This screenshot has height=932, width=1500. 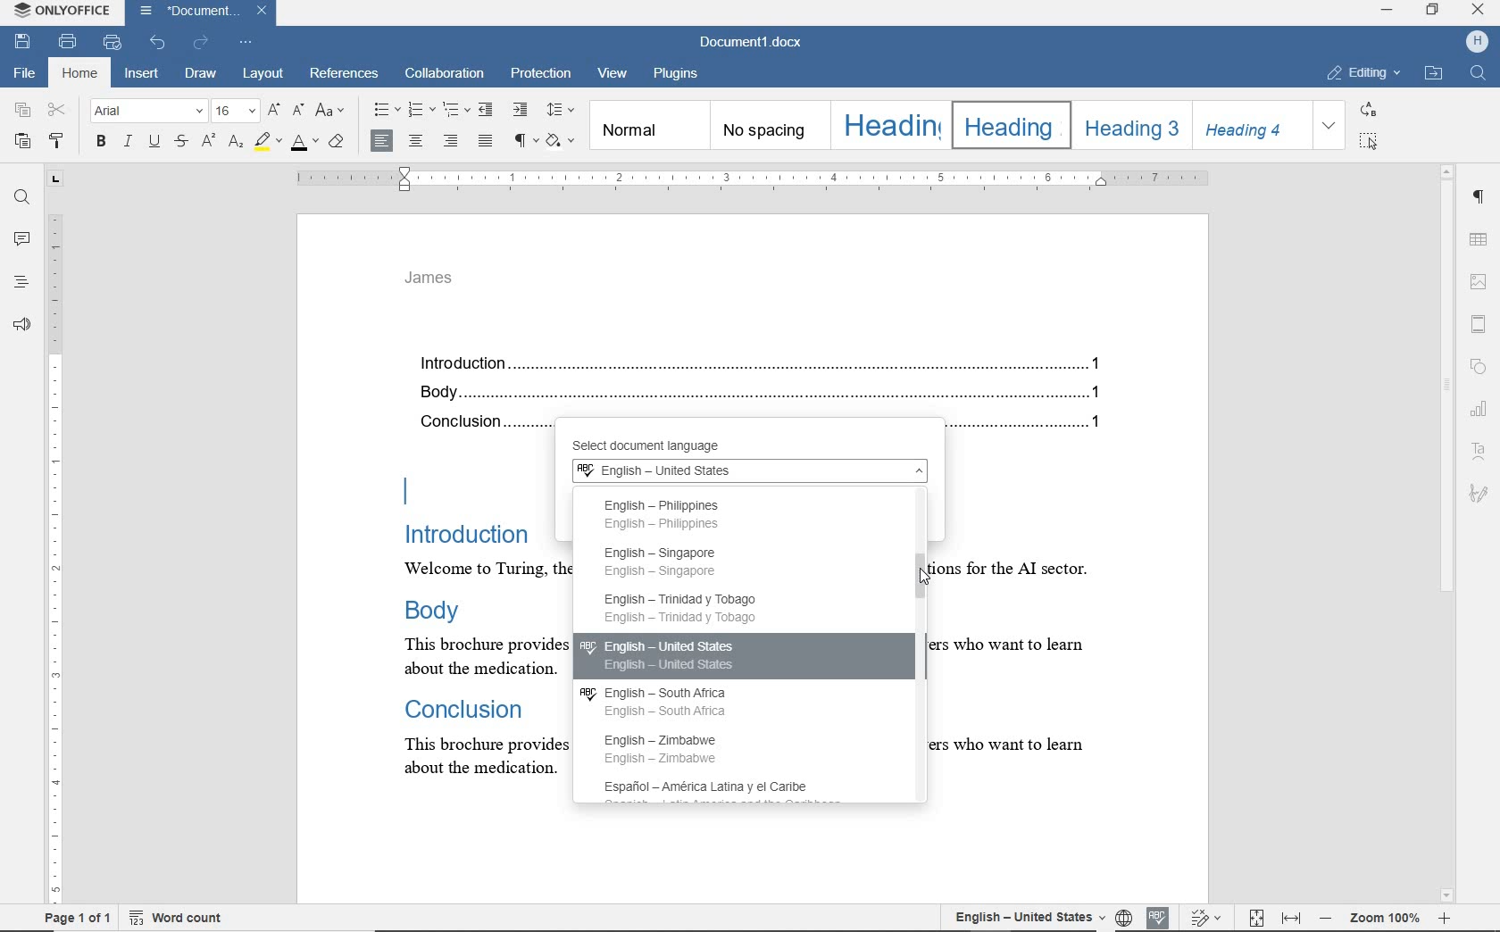 What do you see at coordinates (655, 753) in the screenshot?
I see `English - Zimbabwe` at bounding box center [655, 753].